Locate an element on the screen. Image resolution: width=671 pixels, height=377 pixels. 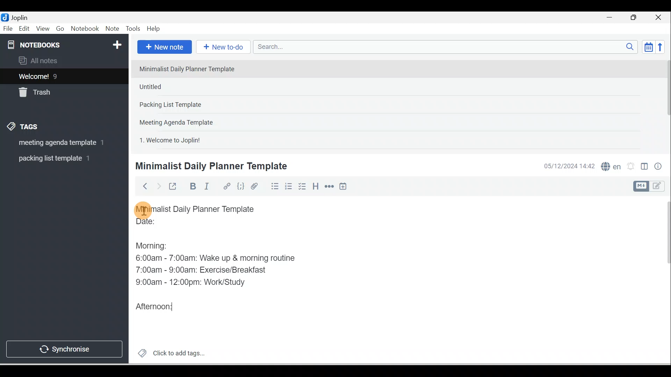
Date: is located at coordinates (165, 224).